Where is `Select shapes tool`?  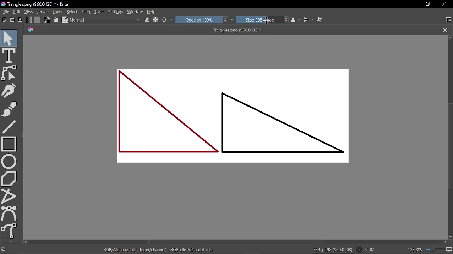
Select shapes tool is located at coordinates (9, 38).